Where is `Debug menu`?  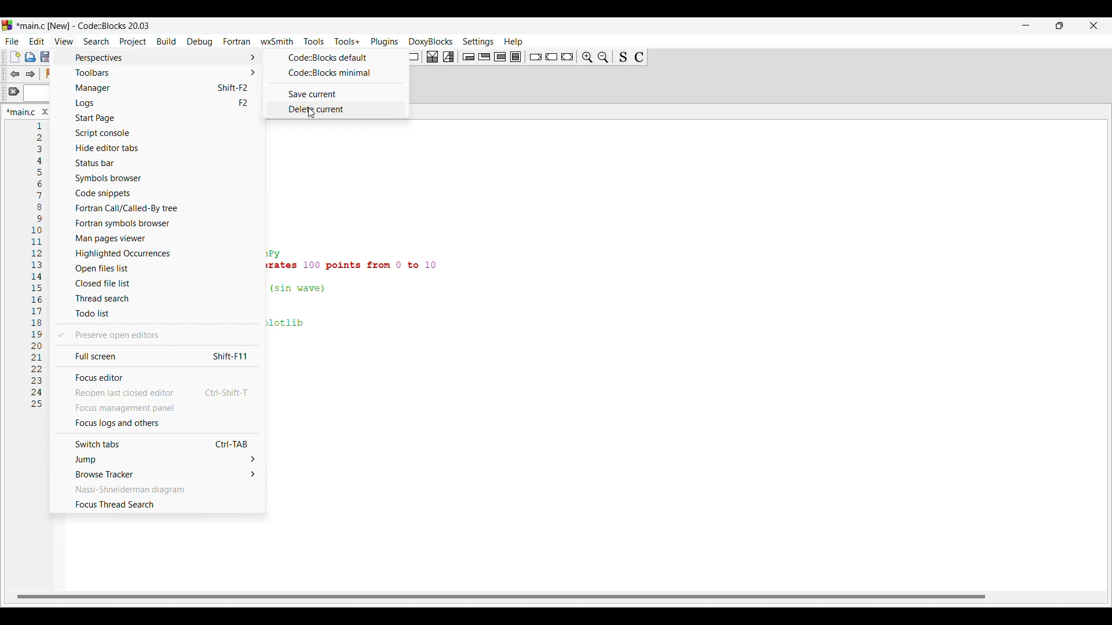
Debug menu is located at coordinates (200, 42).